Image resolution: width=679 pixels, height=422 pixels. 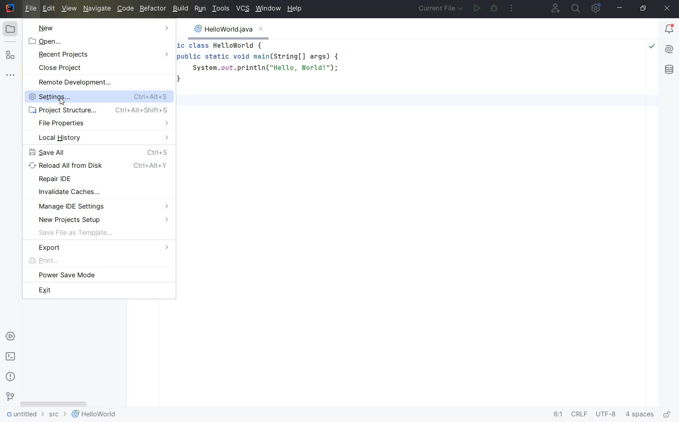 I want to click on filename, so click(x=228, y=31).